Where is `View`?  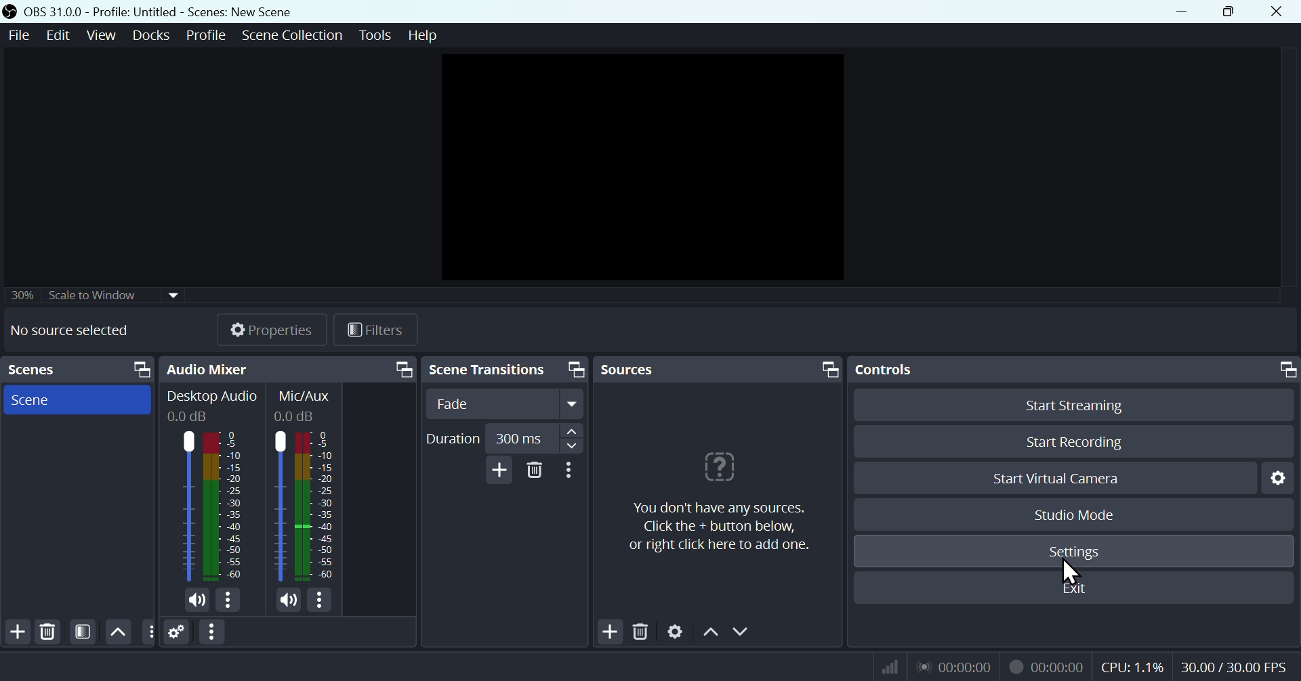
View is located at coordinates (104, 34).